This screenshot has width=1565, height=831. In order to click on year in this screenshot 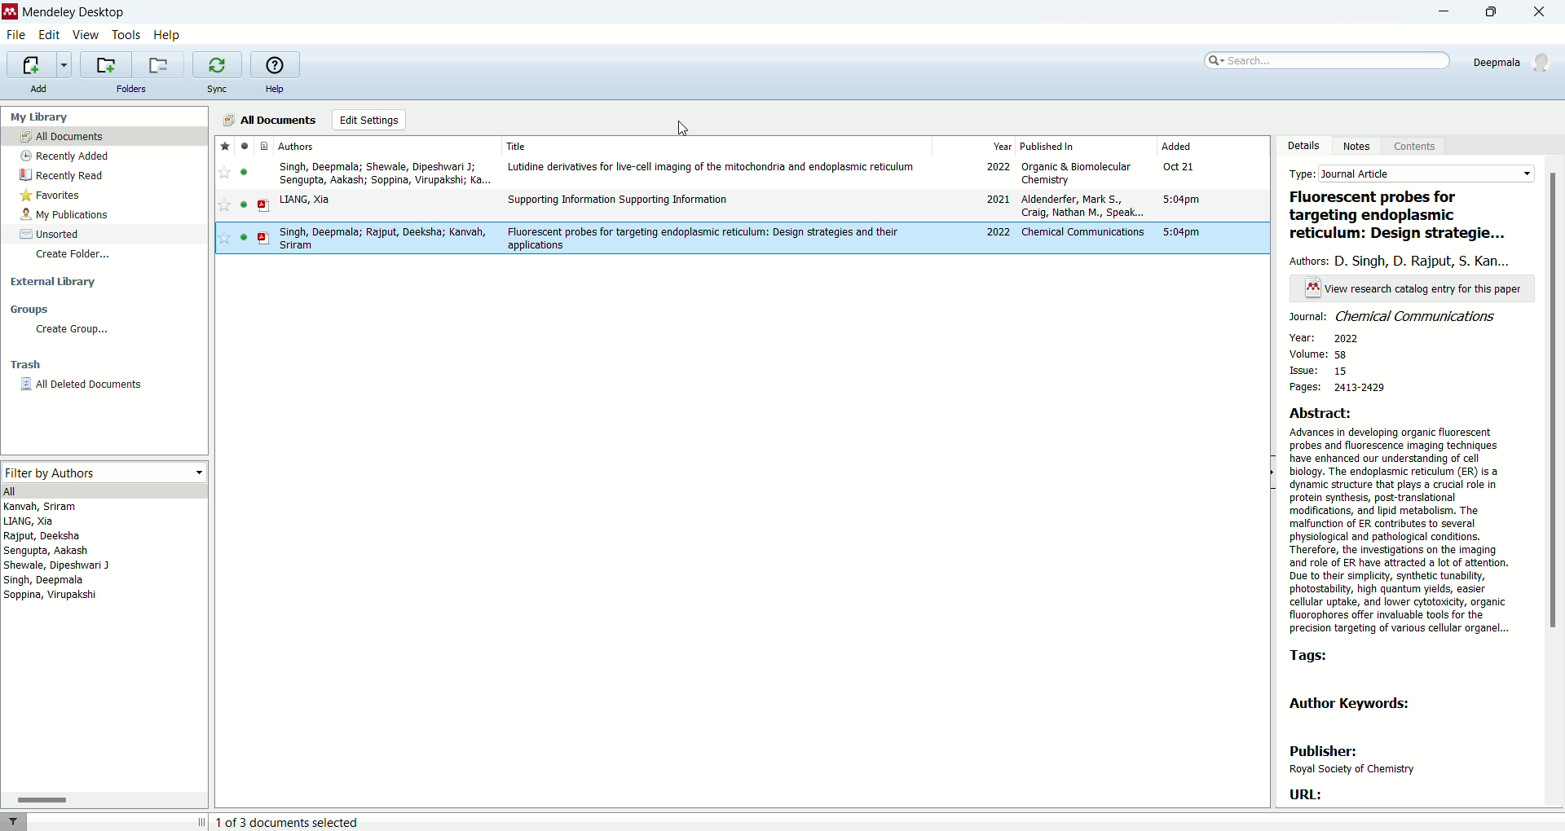, I will do `click(1324, 337)`.